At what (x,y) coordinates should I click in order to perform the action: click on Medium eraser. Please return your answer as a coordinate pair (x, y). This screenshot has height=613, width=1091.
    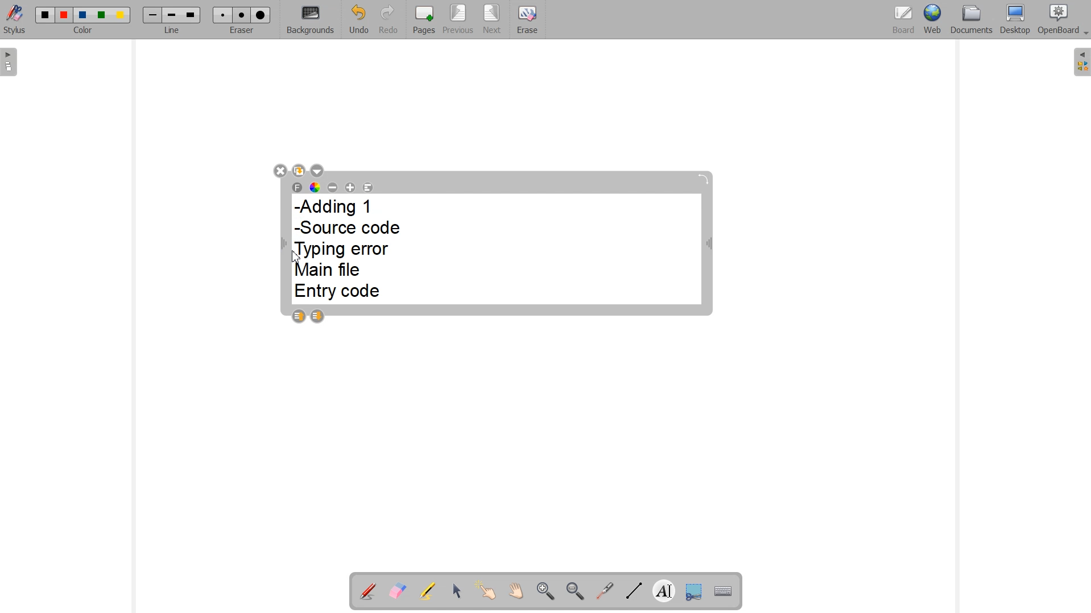
    Looking at the image, I should click on (242, 15).